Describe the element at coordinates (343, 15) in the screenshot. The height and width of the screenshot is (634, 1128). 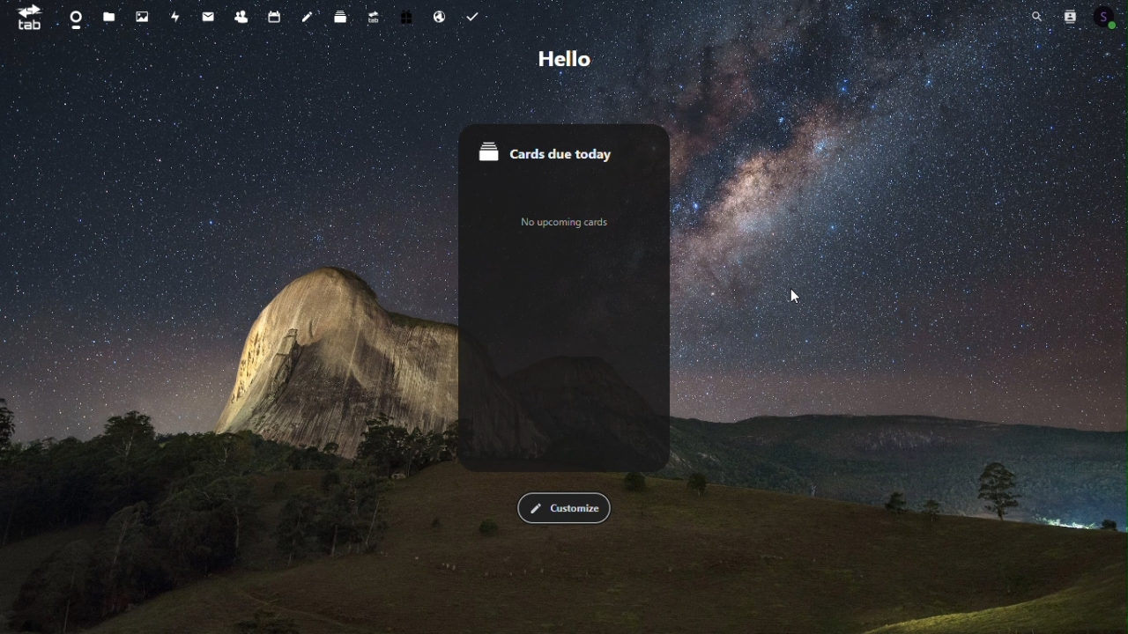
I see `Deck` at that location.